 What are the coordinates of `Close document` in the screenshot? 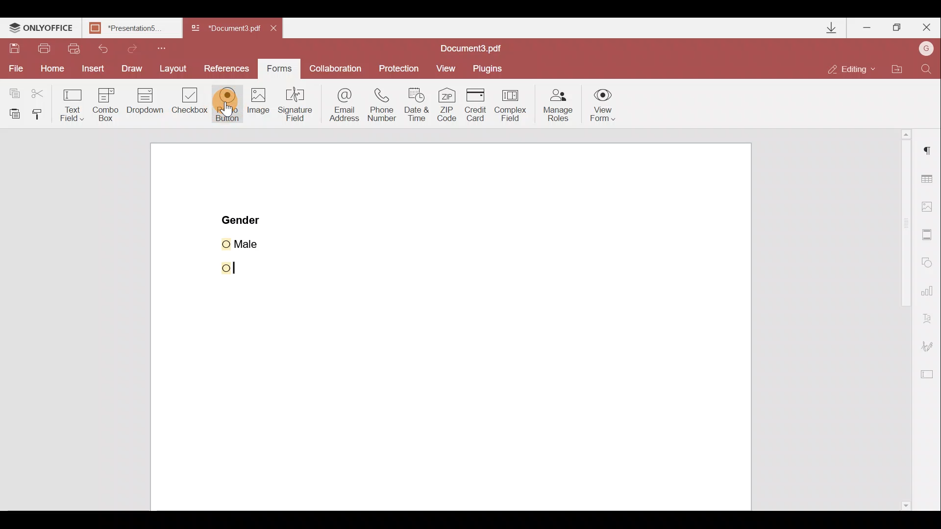 It's located at (276, 29).